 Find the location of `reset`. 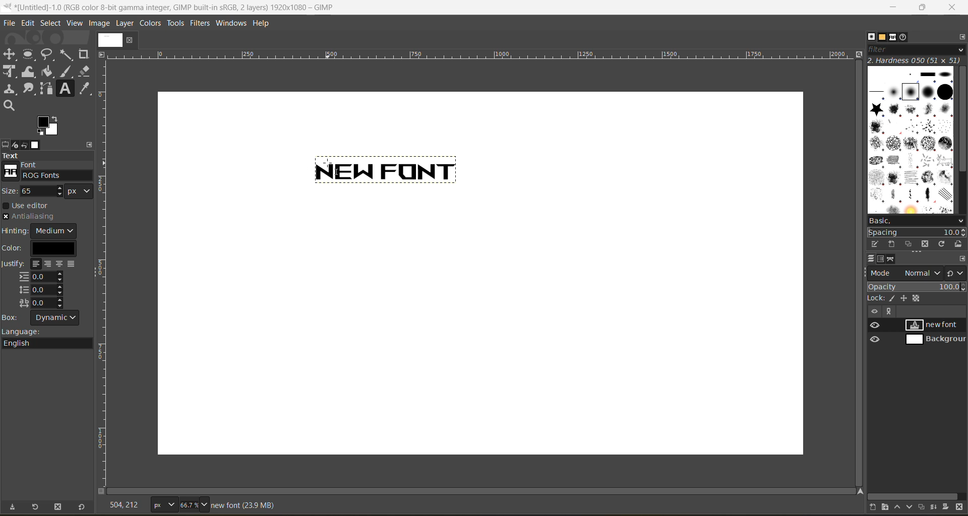

reset is located at coordinates (85, 506).